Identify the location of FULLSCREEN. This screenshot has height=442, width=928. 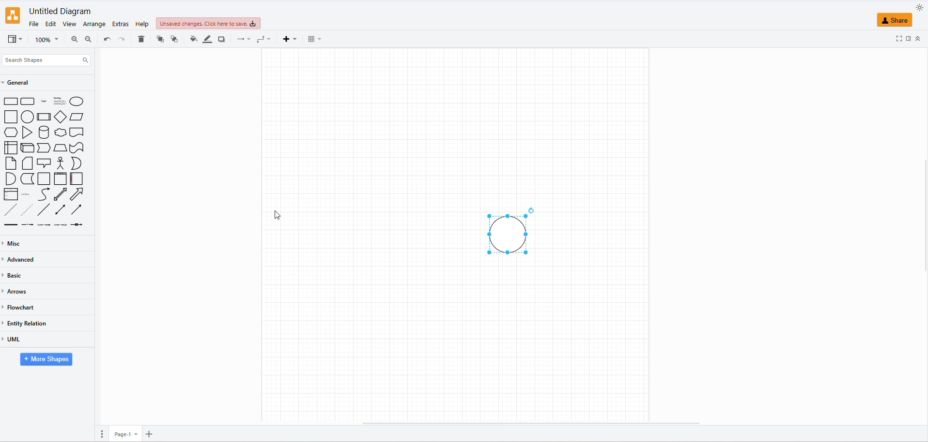
(898, 39).